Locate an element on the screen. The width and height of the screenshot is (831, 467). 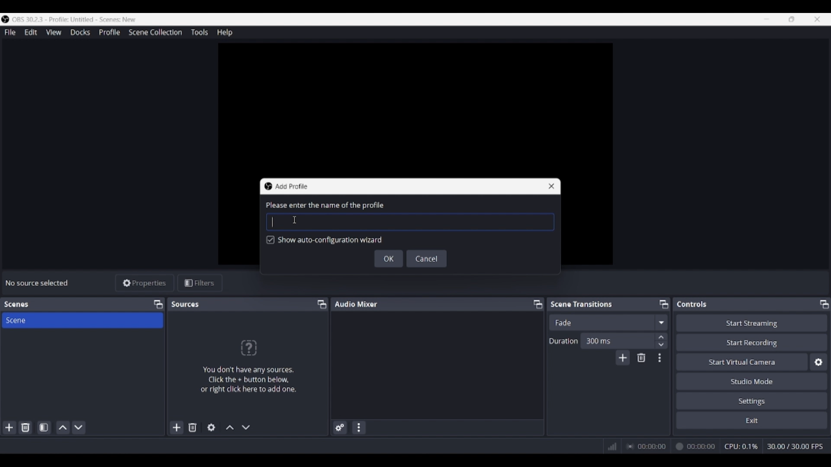
Start virtual camera is located at coordinates (742, 361).